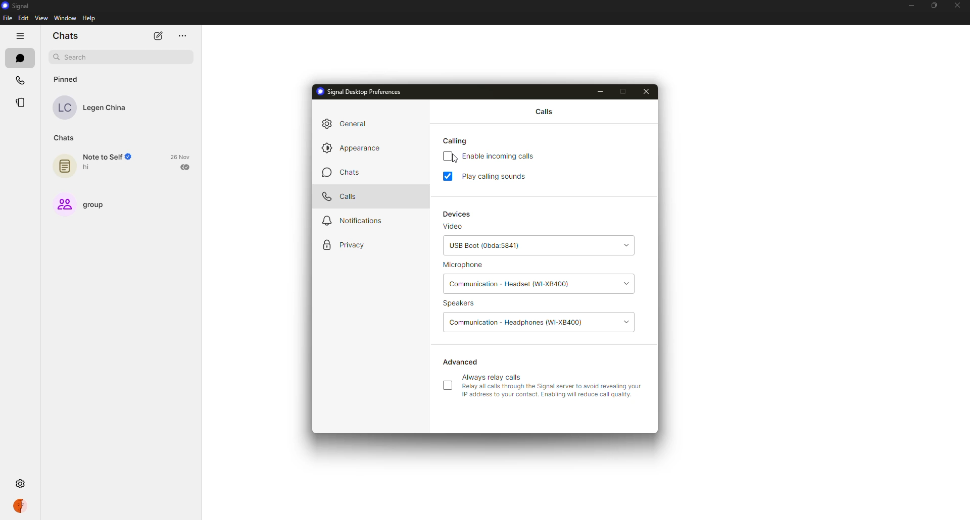  What do you see at coordinates (347, 245) in the screenshot?
I see `privacy` at bounding box center [347, 245].